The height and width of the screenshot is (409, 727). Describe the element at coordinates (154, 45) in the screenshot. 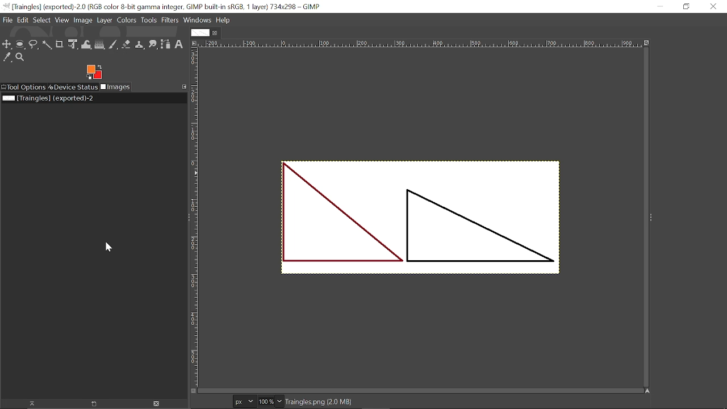

I see `Smudge tool` at that location.